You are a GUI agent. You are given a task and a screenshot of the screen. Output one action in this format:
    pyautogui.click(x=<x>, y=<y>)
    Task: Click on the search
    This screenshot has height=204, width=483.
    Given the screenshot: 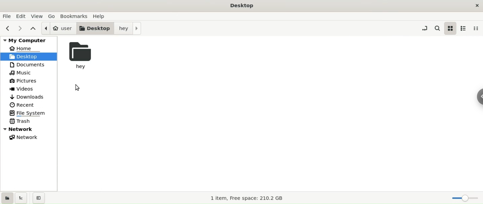 What is the action you would take?
    pyautogui.click(x=437, y=28)
    